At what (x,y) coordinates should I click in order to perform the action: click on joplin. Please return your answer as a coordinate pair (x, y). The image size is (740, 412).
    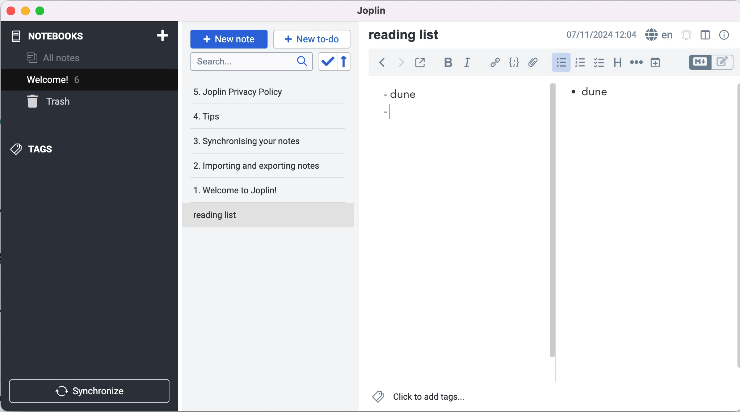
    Looking at the image, I should click on (384, 12).